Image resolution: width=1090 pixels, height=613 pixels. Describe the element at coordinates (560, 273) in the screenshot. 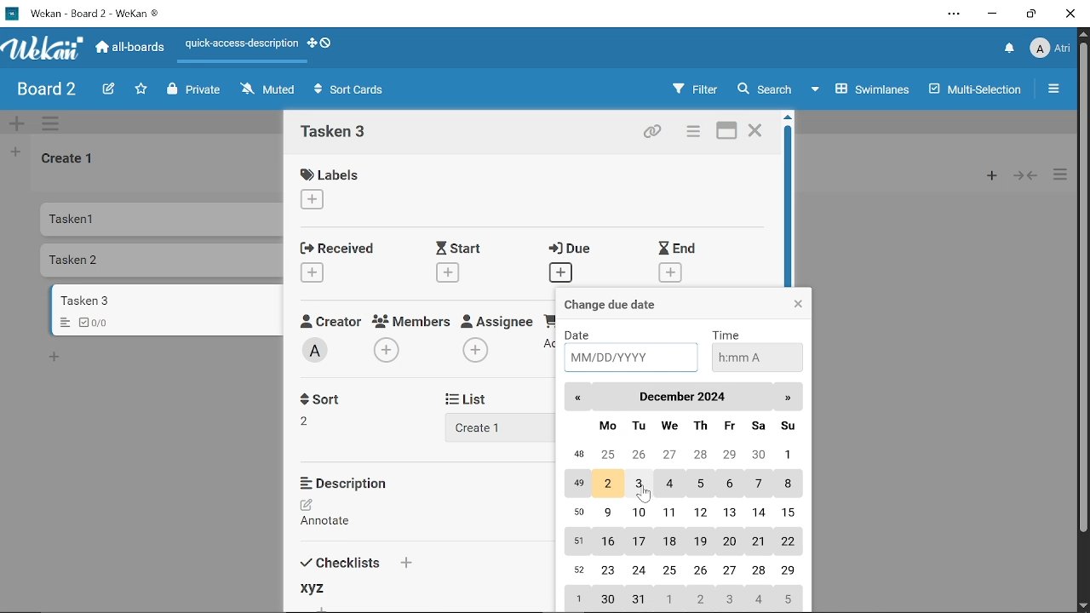

I see `Add due date` at that location.